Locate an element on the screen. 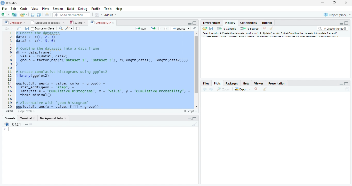 The image size is (352, 186). Project (None) is located at coordinates (338, 15).